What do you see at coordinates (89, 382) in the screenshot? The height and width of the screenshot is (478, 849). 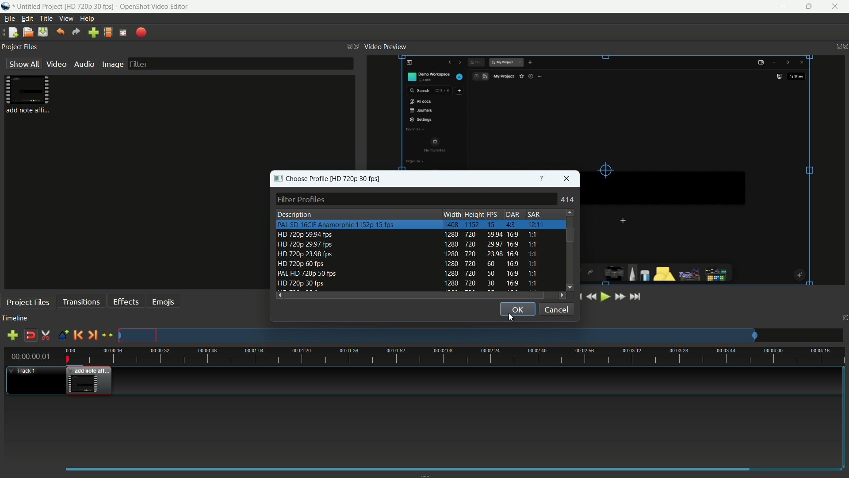 I see `video in timeline` at bounding box center [89, 382].